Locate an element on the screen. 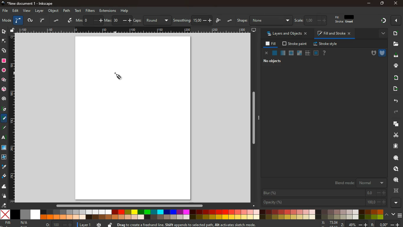 The width and height of the screenshot is (403, 227). close is located at coordinates (395, 4).